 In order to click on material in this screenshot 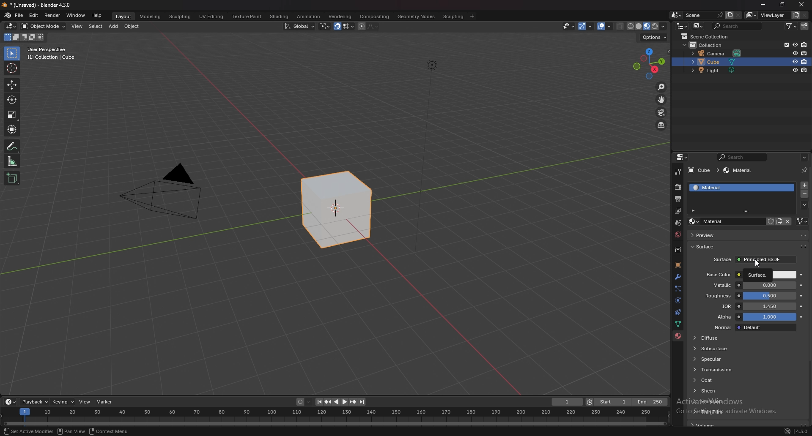, I will do `click(740, 171)`.